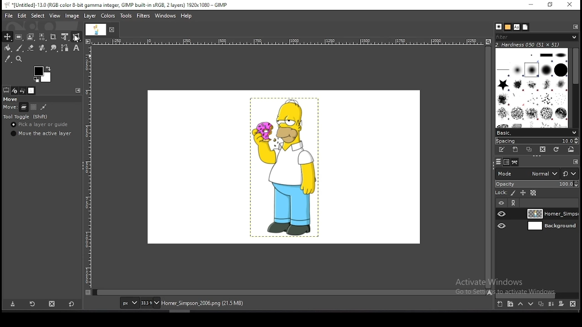 The width and height of the screenshot is (582, 327). What do you see at coordinates (19, 37) in the screenshot?
I see `rectangle select tool` at bounding box center [19, 37].